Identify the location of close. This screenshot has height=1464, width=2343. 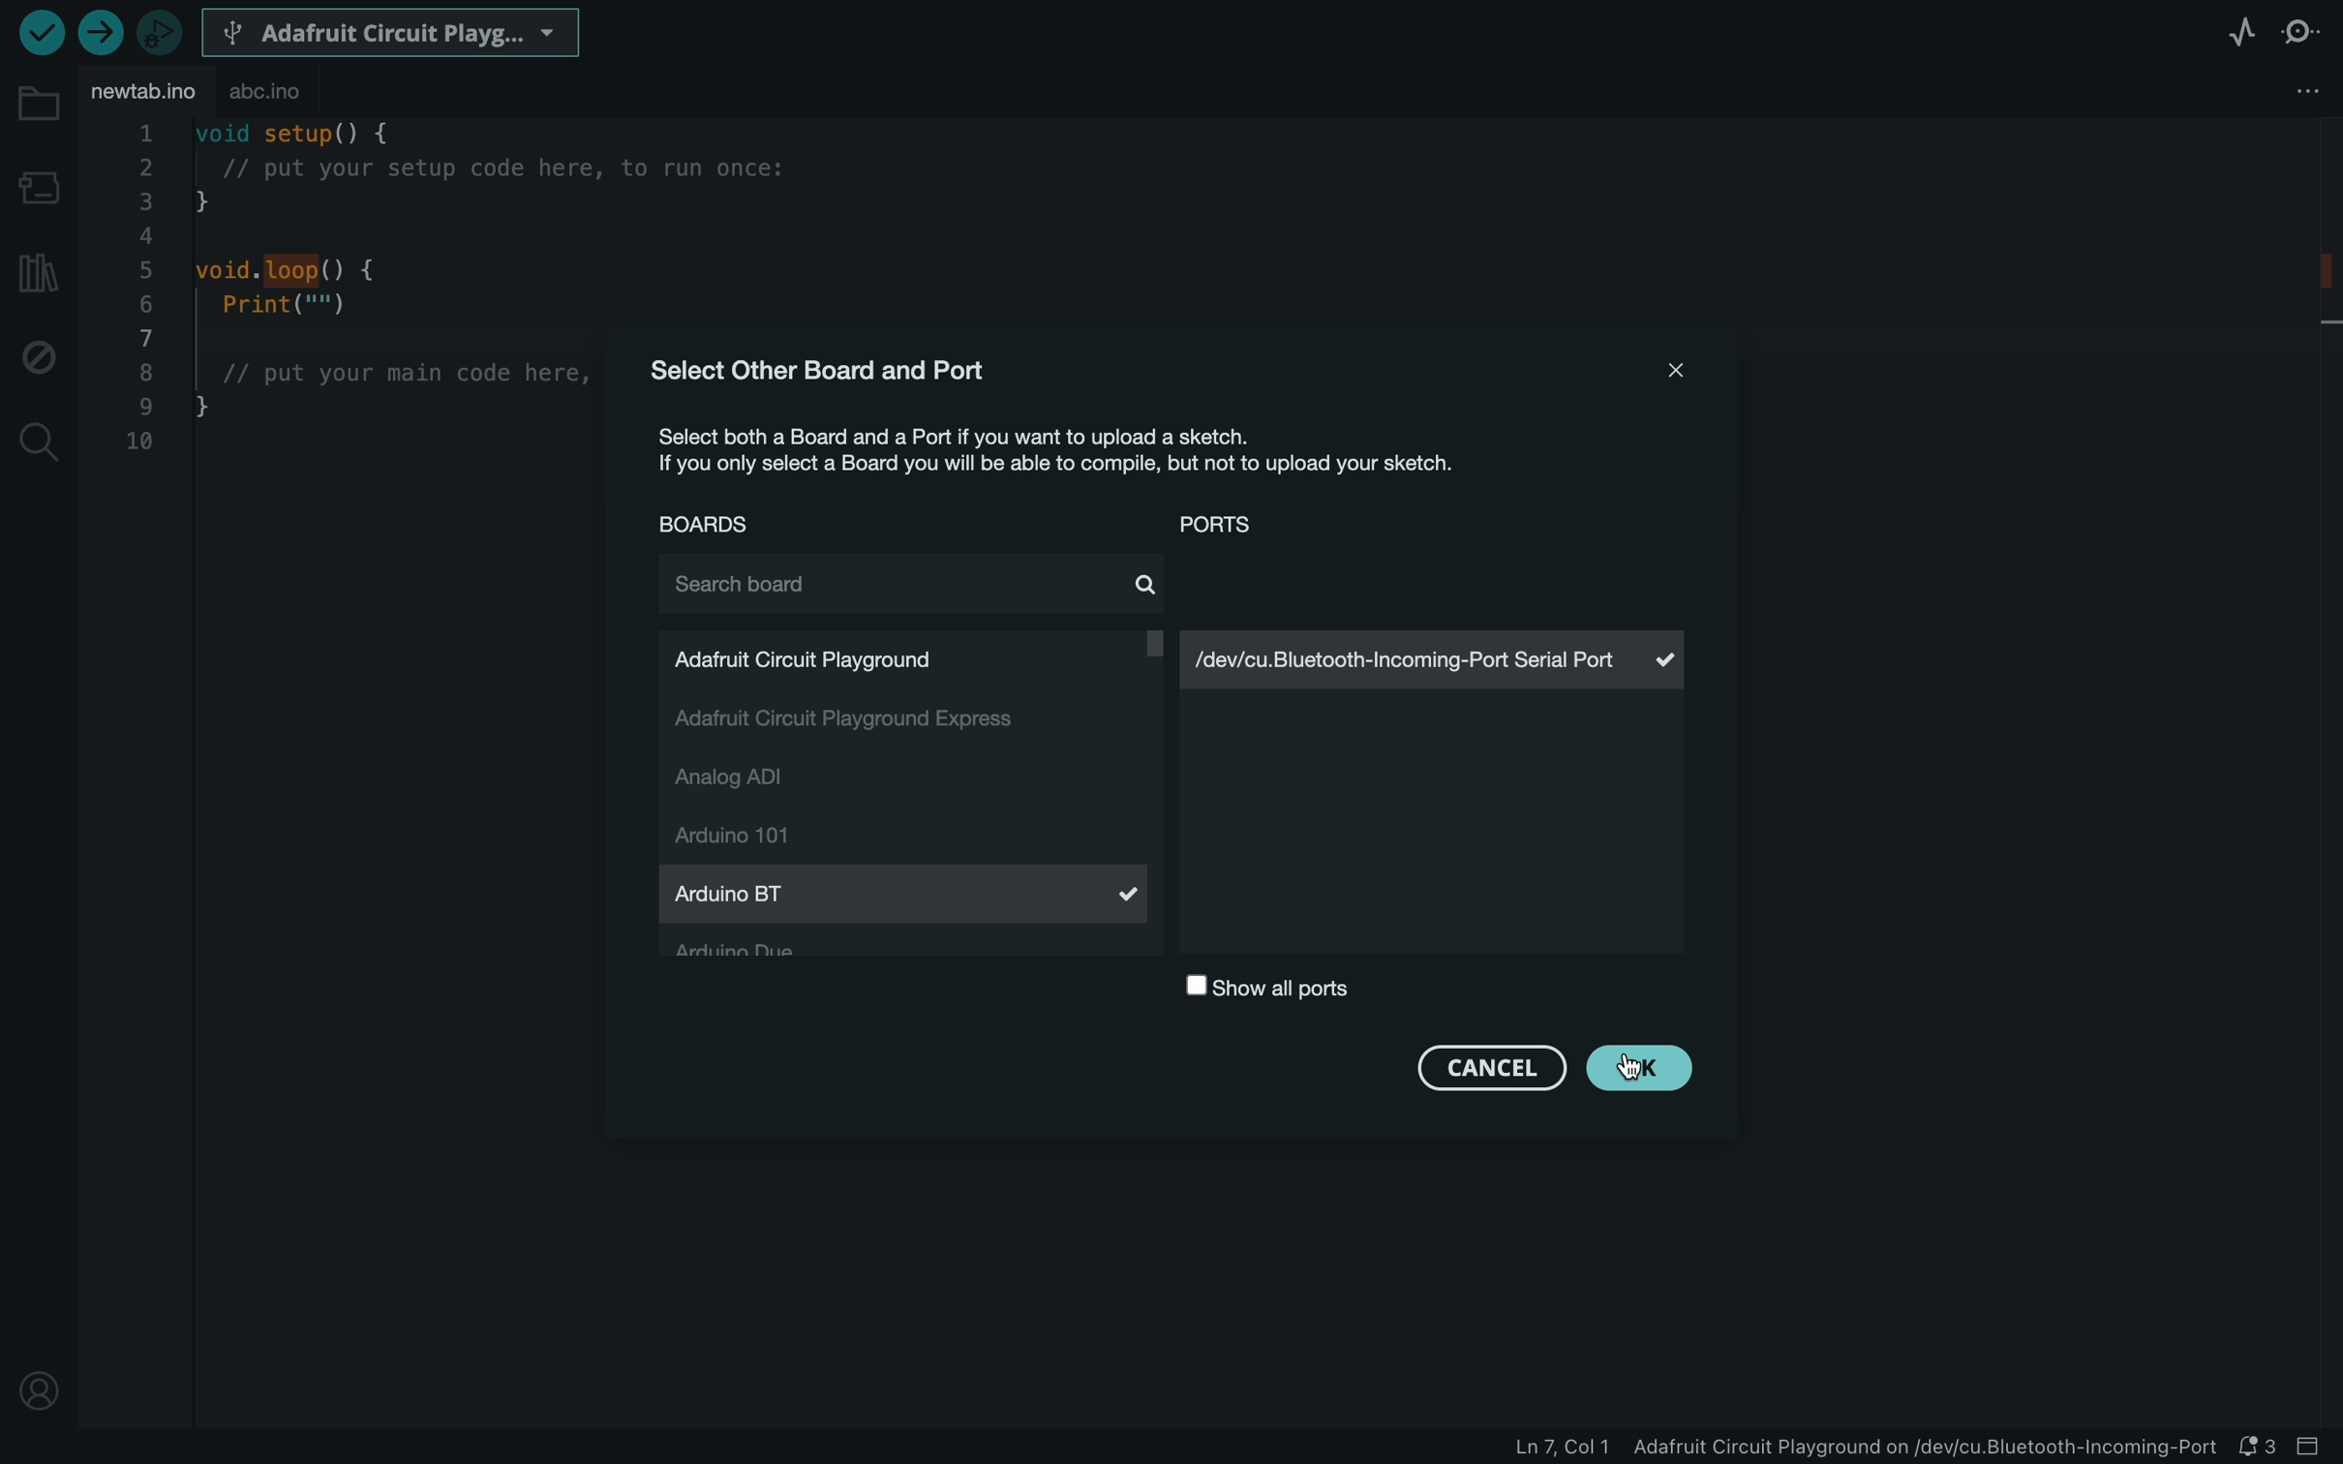
(1675, 369).